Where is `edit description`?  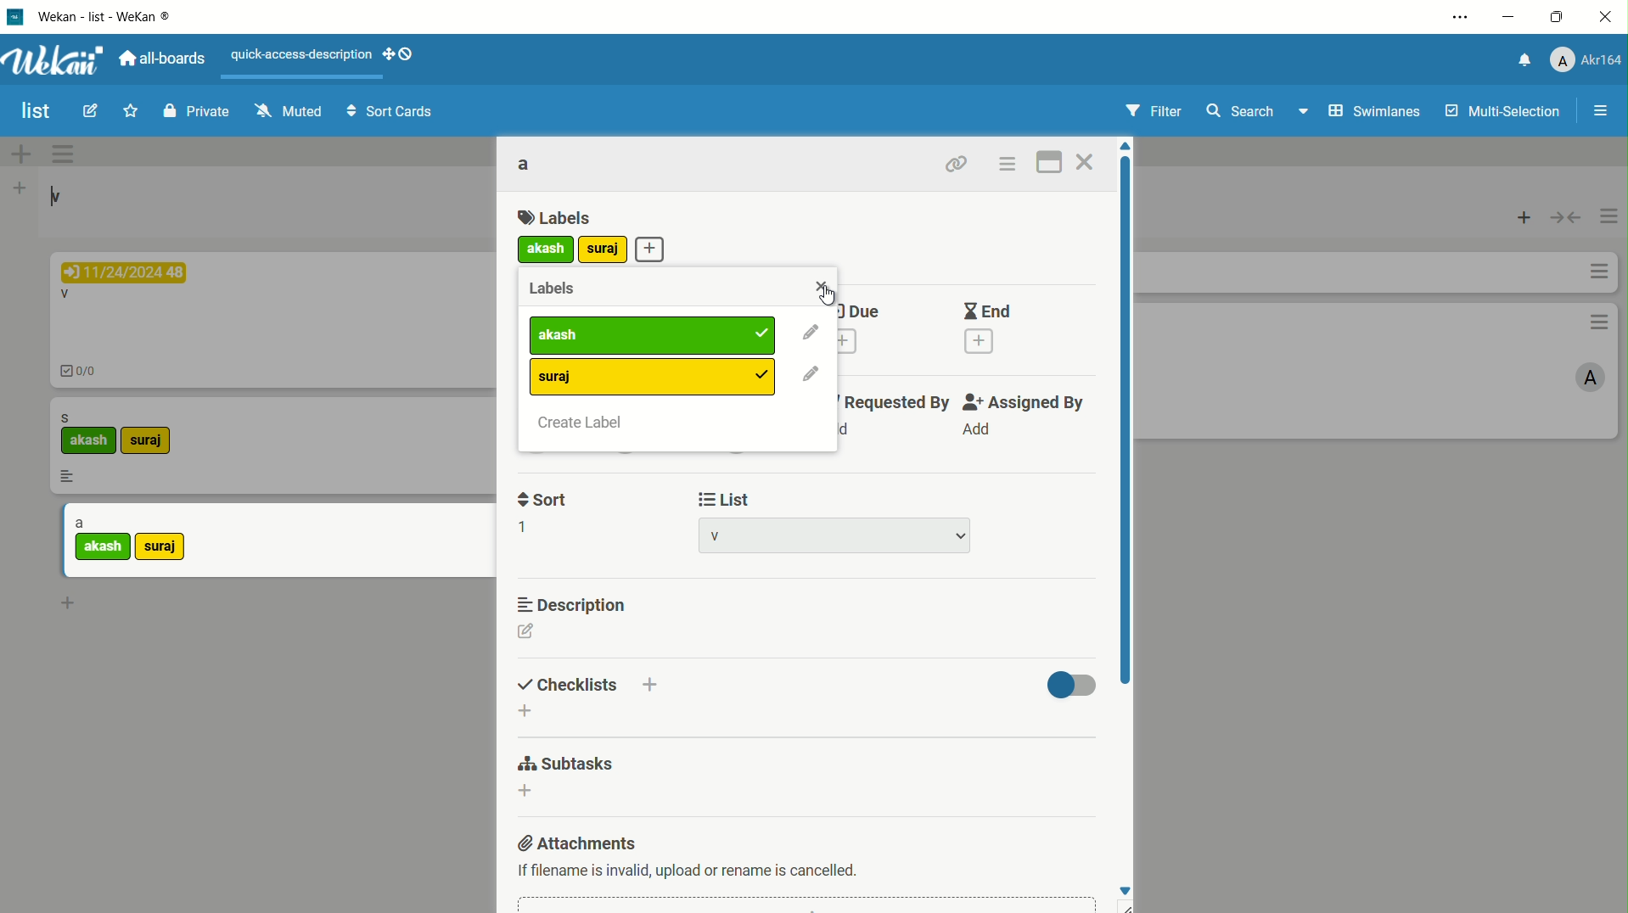 edit description is located at coordinates (526, 630).